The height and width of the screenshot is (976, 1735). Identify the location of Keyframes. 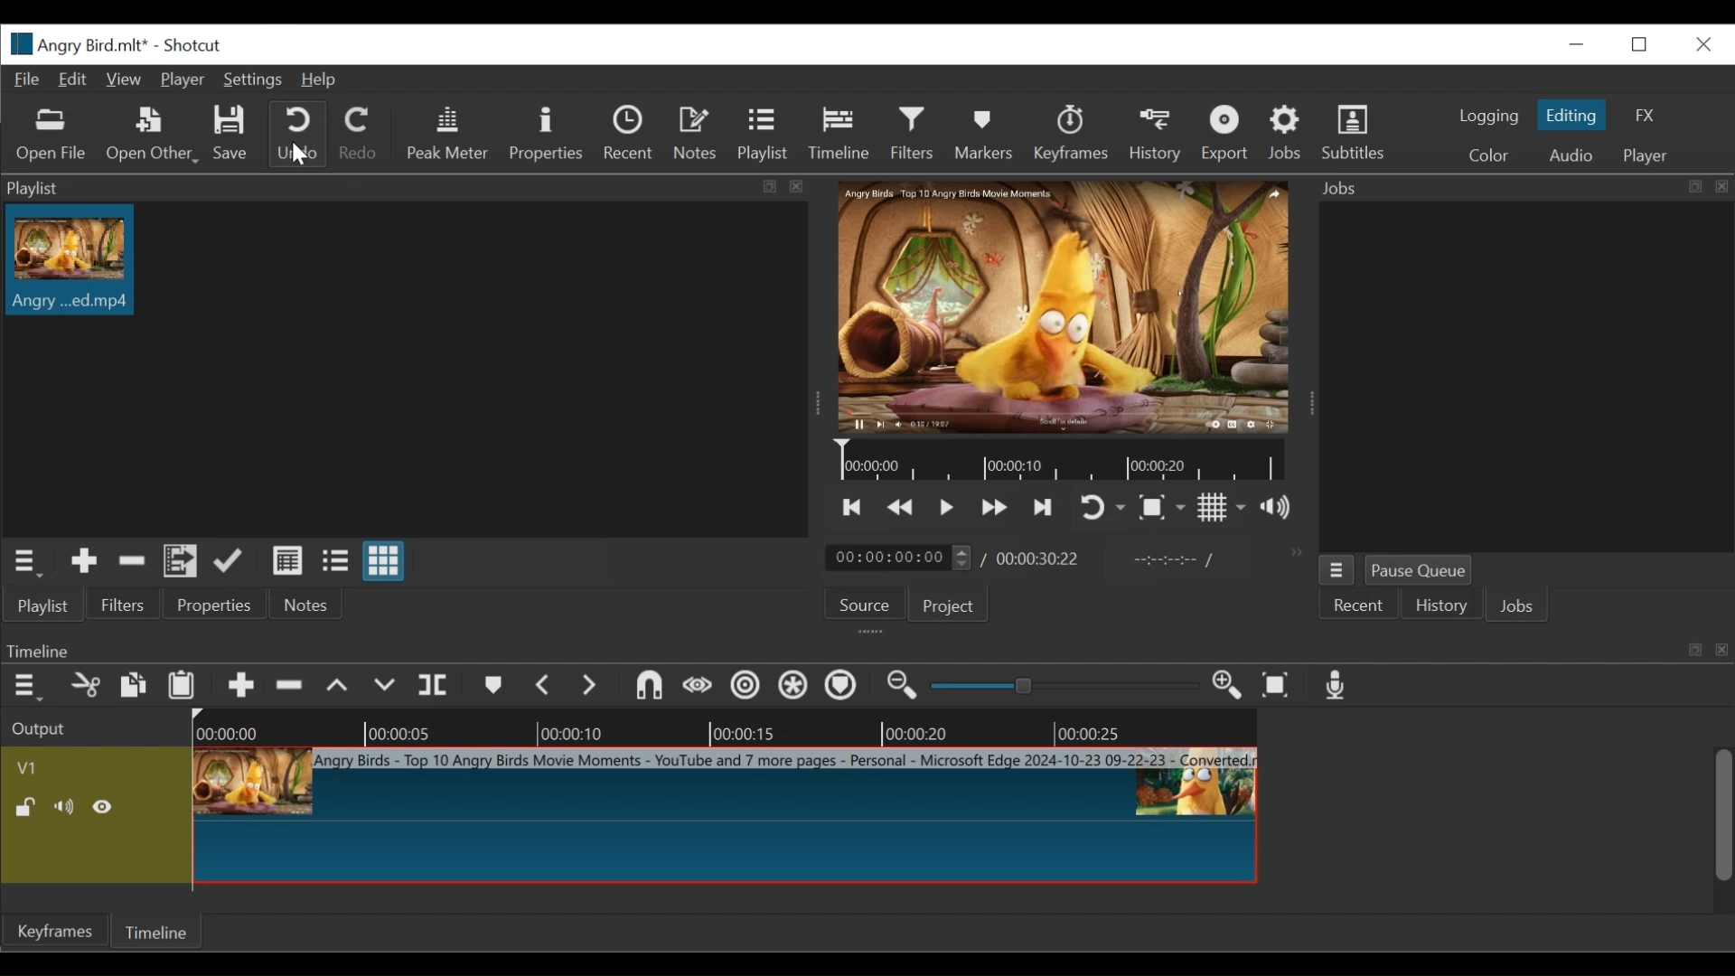
(1072, 133).